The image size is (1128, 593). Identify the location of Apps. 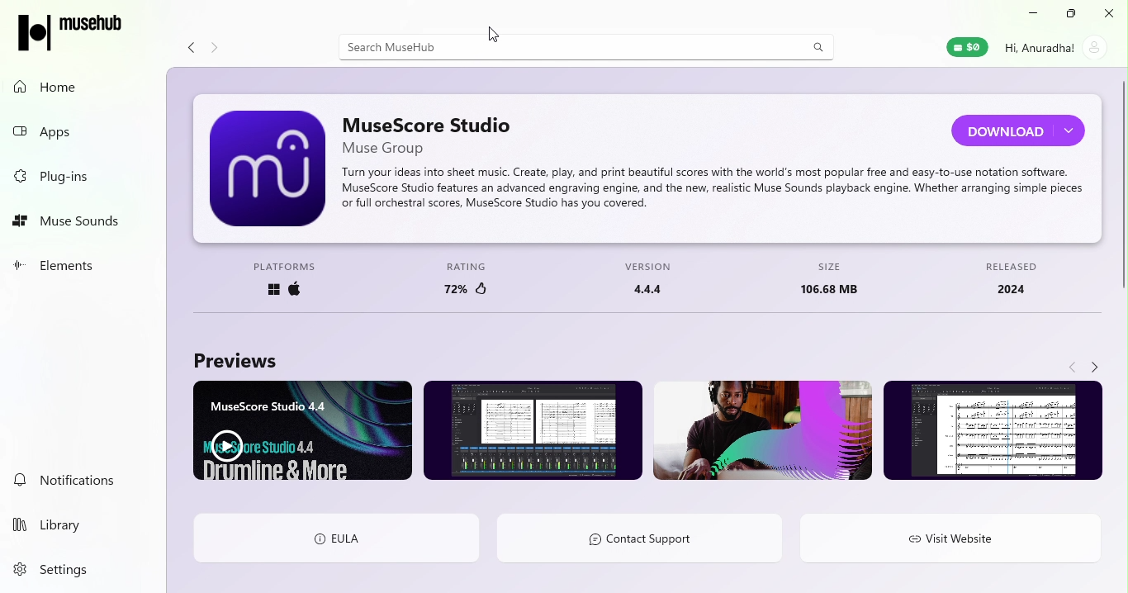
(80, 131).